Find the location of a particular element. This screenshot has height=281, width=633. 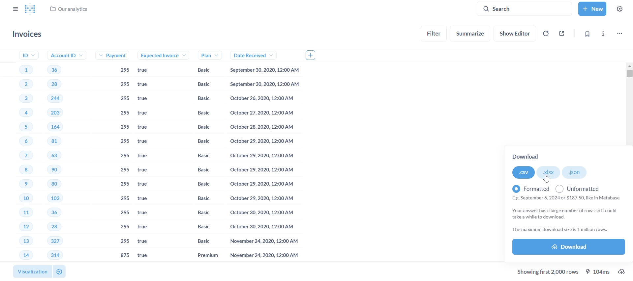

radio button unchecked is located at coordinates (559, 188).